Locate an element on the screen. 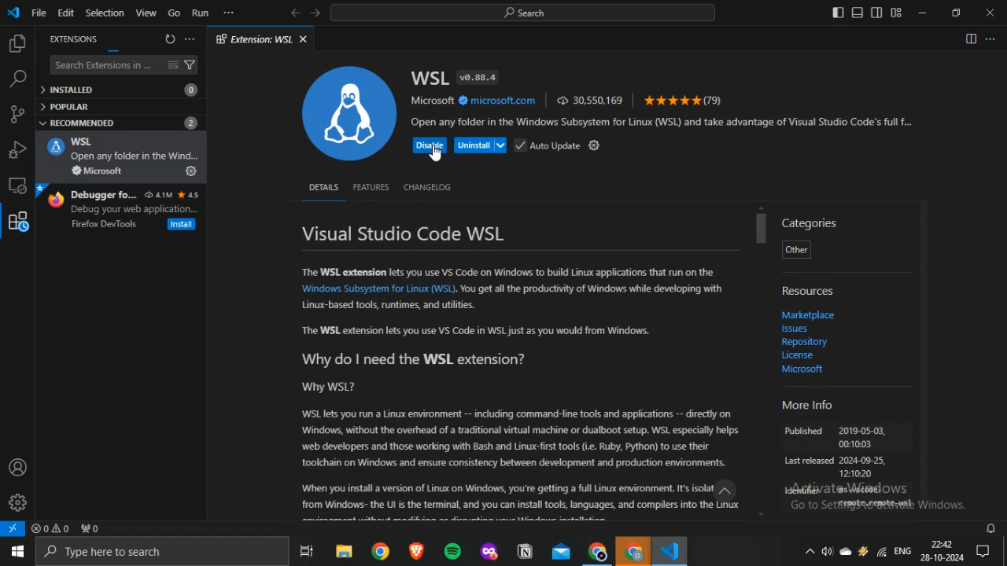 The width and height of the screenshot is (1007, 566). (79) is located at coordinates (684, 100).